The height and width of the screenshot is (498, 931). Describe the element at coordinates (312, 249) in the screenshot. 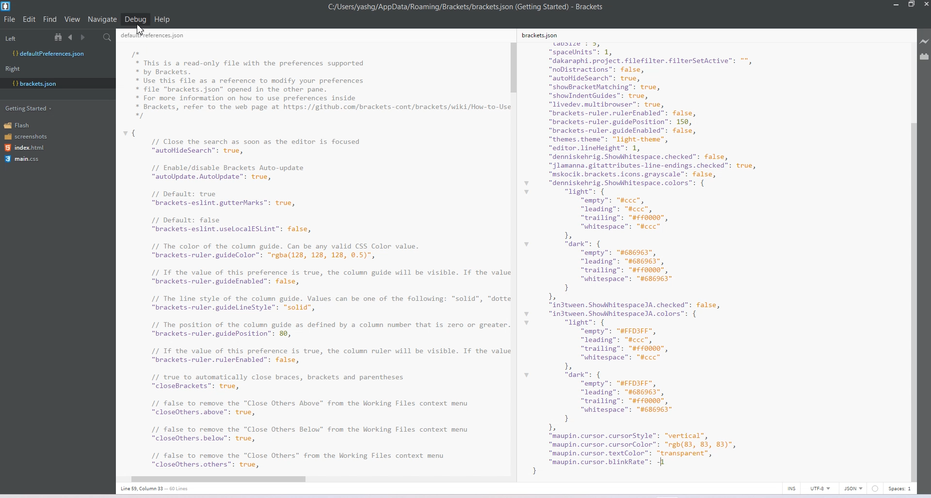

I see `RE I
I”
* This is a read-only file with the preferences supported
* by Brackets.
* Use this file as a reference to modify your preferences
* file "brackets.json" opened in the other pane.
* For more information on how to use preferences inside
* Brackets, refer to the web page at https://github.com/brackets-cont/brackets/wiki/How-to-U:
*/
{
// Close the search as soon as the editor is focused
“autoHideSearch”: true,
// Enable/disable Brackets Auto-update
“autoUpdate. AutoUpdate”: true,
// Default: true
“brackets-eslint.gutterMarks": true,
// Default: false
“brackets-eslint.uselocalESLint": false,
// The color of the column guide. Can be any valid CSS Color value.
“brackets-ruler.guideColor": "rgba(128, 128, 128, ©.5)",
// Tf the value of this preference is true, the column guide will be visible. If the val:
“brackets-ruler.guideEnabled": false,
// The line style of the column guide. Values can be one of the following: “solid”, "dott
“brackets-ruler.guidelineStyle": "solid",
// The position of the column guide as defined by a column number that is zero or greater
“brackets-ruler.guidePosition": 89,
// Tf the value of this preference is true, the column ruler will be visible. If the val:
“brackets-ruler.rulerEnabled": false,
// true to automatically close braces, brackets and parentheses
“closeBrackets": true,
// false to remove the "Close Others Above” from the Working Files context menu
“closeOthers.above": true,
// false to remove the "Close Others Below” from the Working Files context menu
“closeOthers.below": true,
// false to remove the "Close Others” from the Working Files context menu
"closeOthers.others”: true,` at that location.